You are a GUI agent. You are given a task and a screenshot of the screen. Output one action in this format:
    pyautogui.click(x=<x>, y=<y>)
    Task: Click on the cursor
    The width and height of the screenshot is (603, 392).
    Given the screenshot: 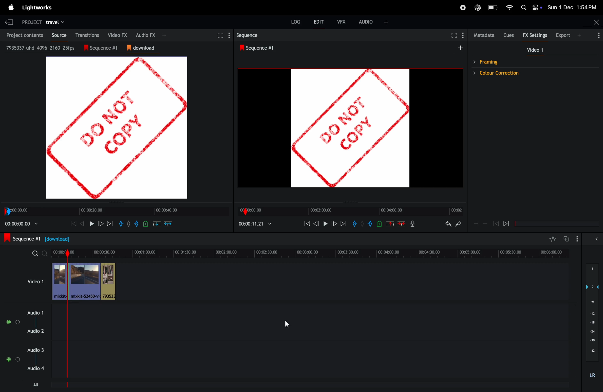 What is the action you would take?
    pyautogui.click(x=287, y=324)
    